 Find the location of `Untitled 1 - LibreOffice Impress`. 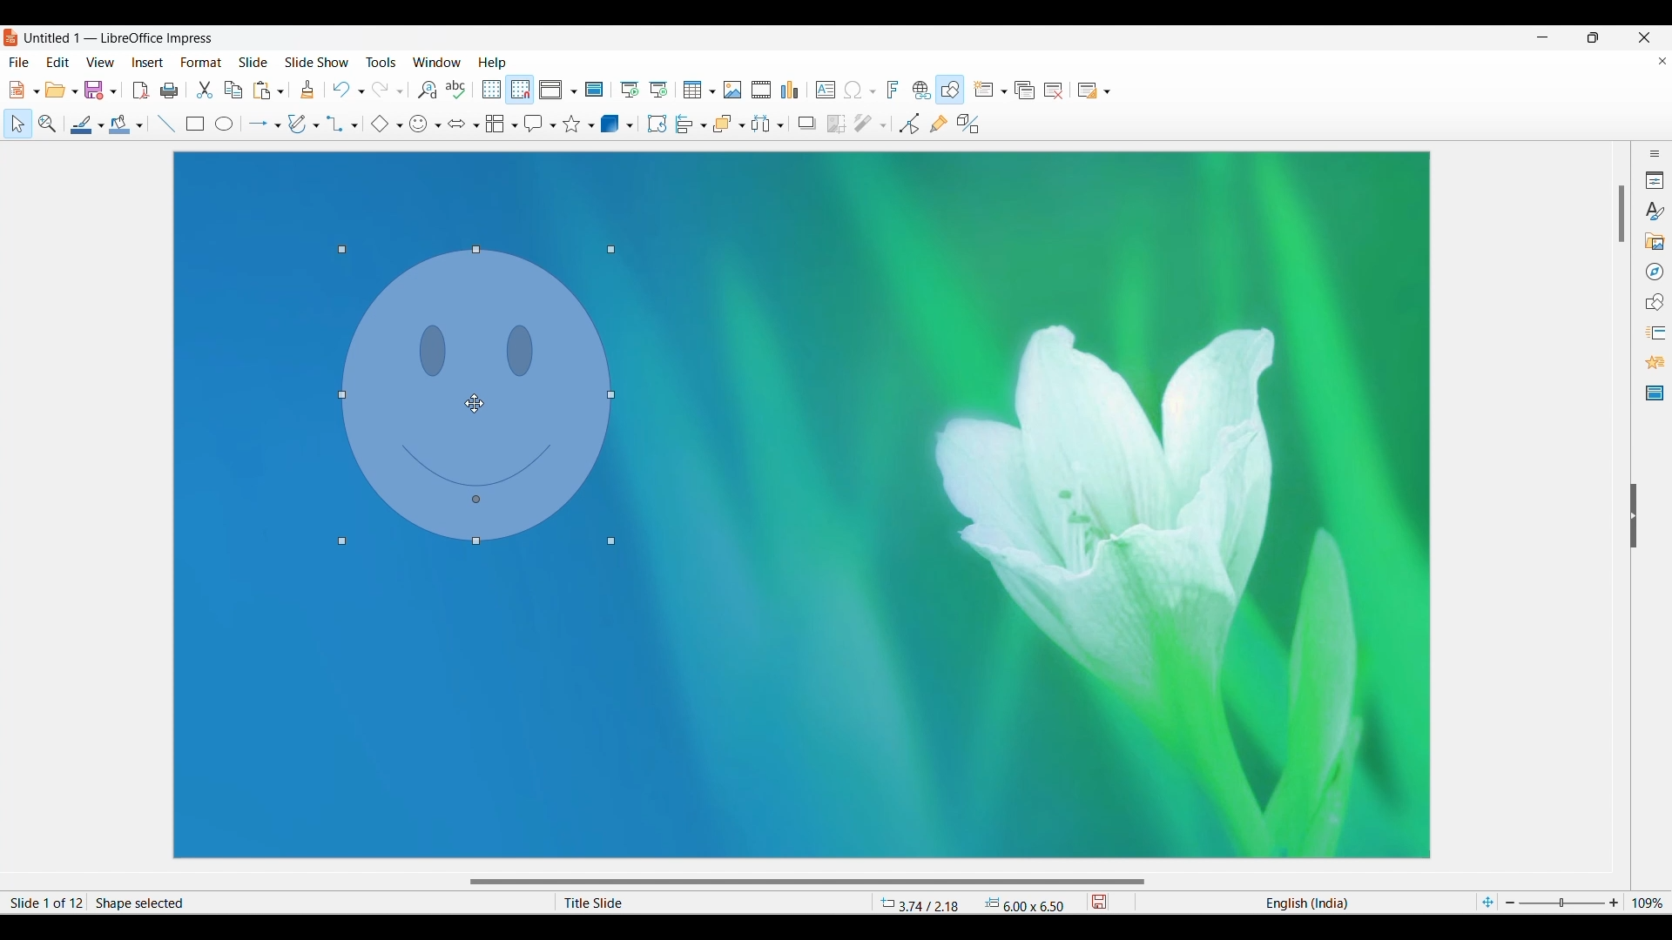

Untitled 1 - LibreOffice Impress is located at coordinates (120, 38).